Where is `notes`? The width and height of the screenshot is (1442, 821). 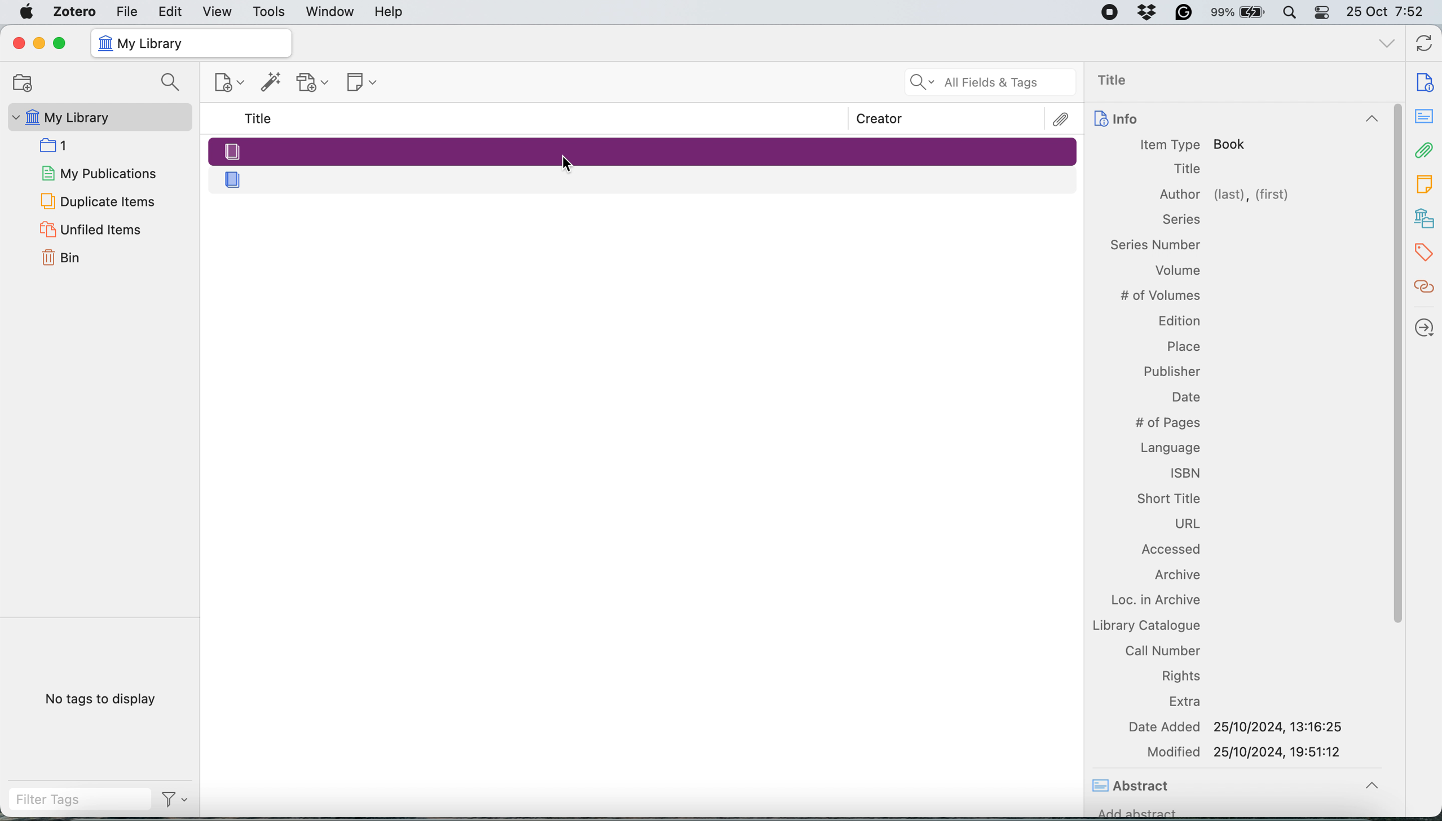
notes is located at coordinates (1426, 117).